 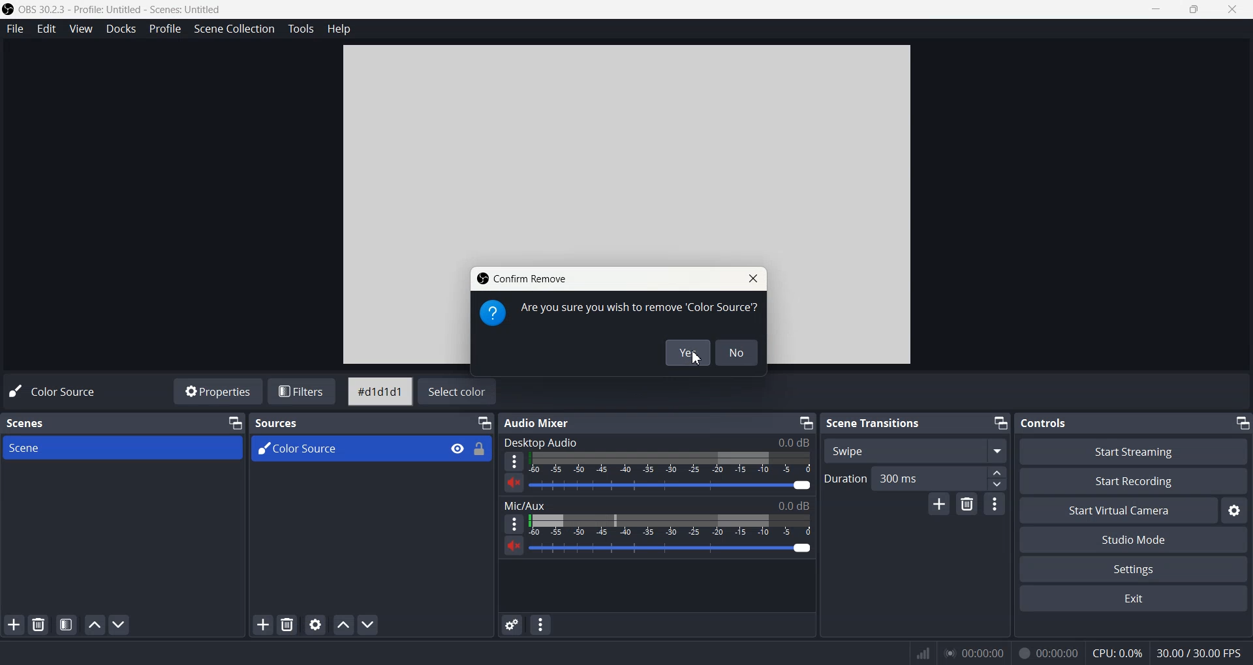 What do you see at coordinates (671, 484) in the screenshot?
I see `Volume Adjuster` at bounding box center [671, 484].